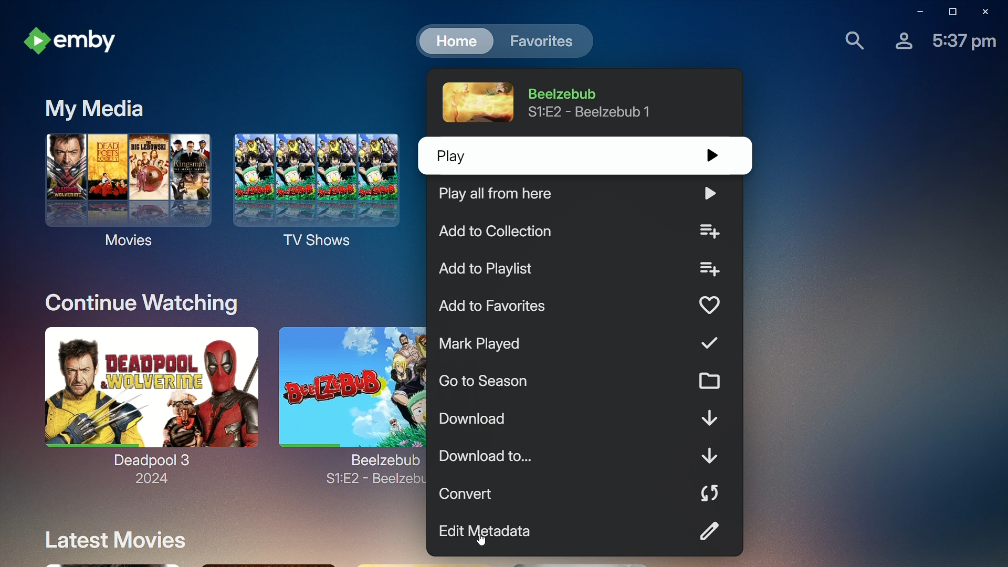 This screenshot has width=1008, height=567. Describe the element at coordinates (136, 299) in the screenshot. I see `Continue Watching` at that location.